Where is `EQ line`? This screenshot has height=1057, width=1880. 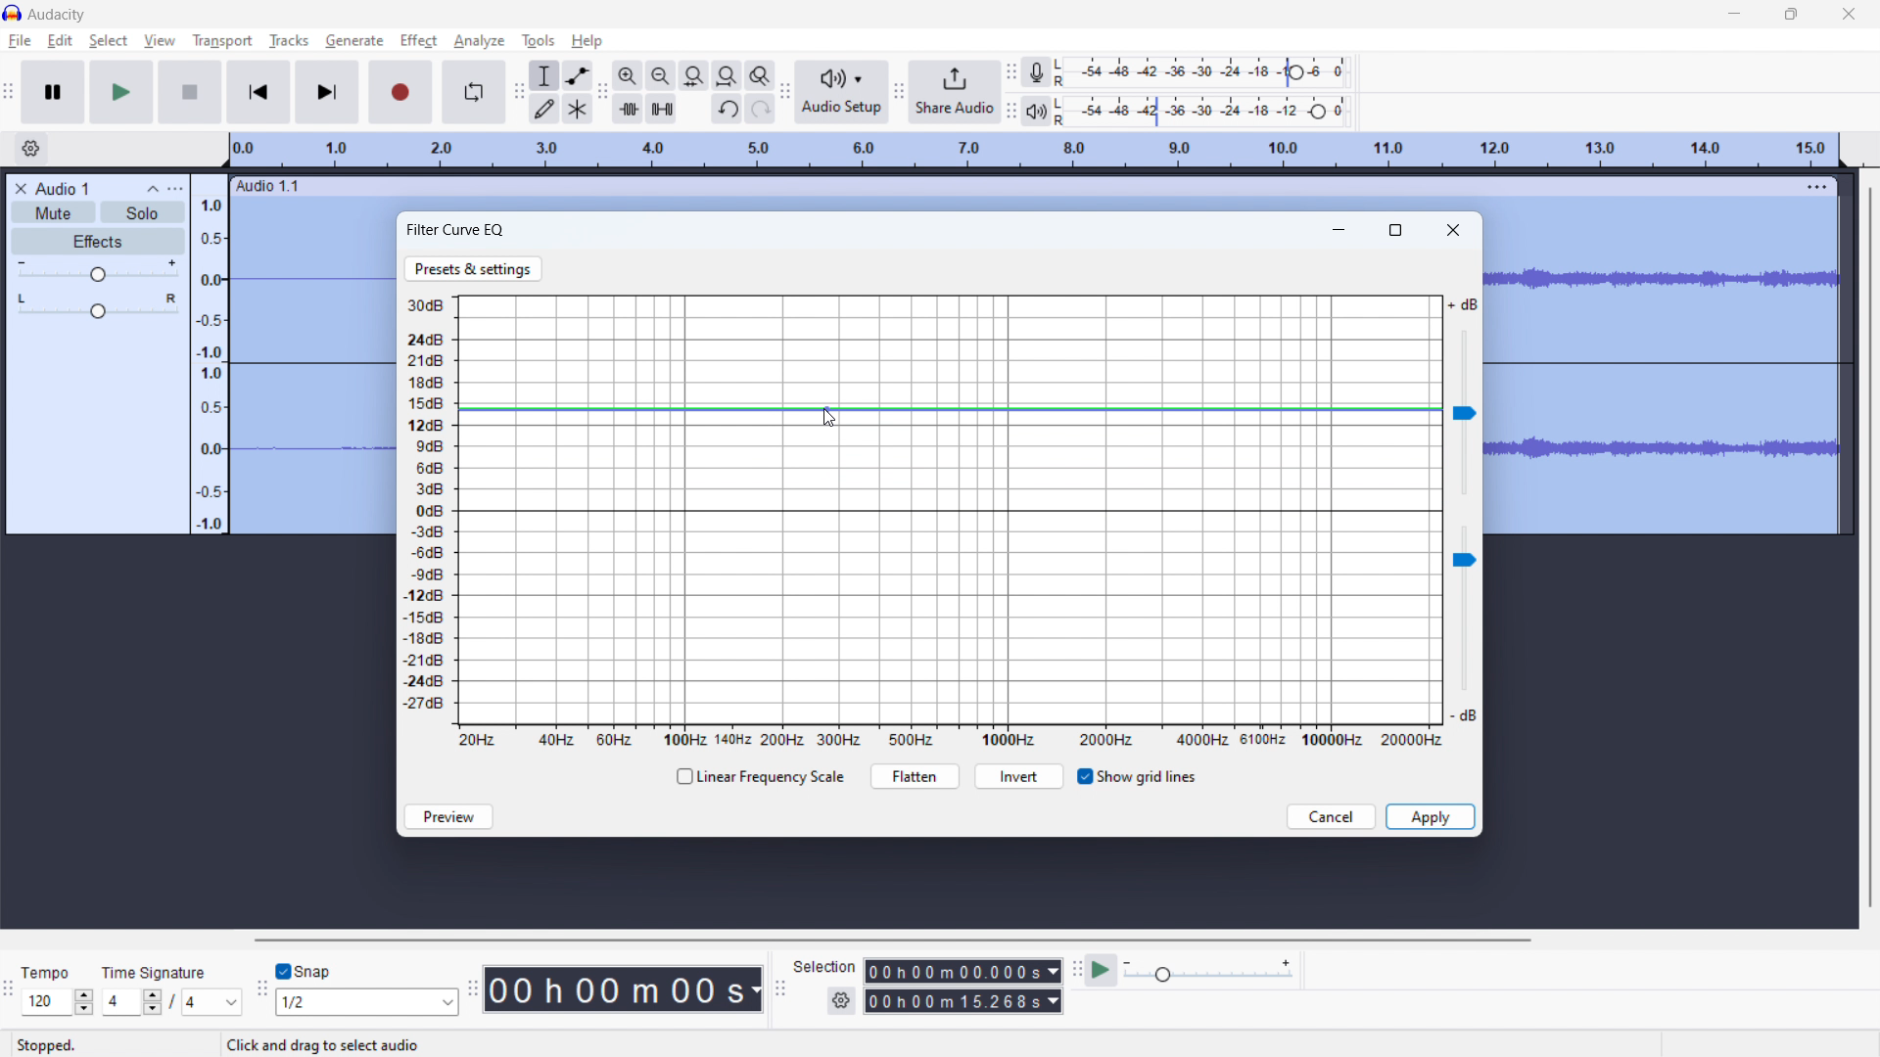 EQ line is located at coordinates (949, 511).